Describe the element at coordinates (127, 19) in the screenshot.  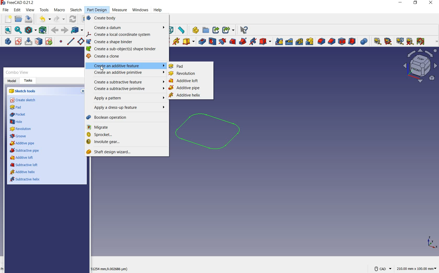
I see `create body` at that location.